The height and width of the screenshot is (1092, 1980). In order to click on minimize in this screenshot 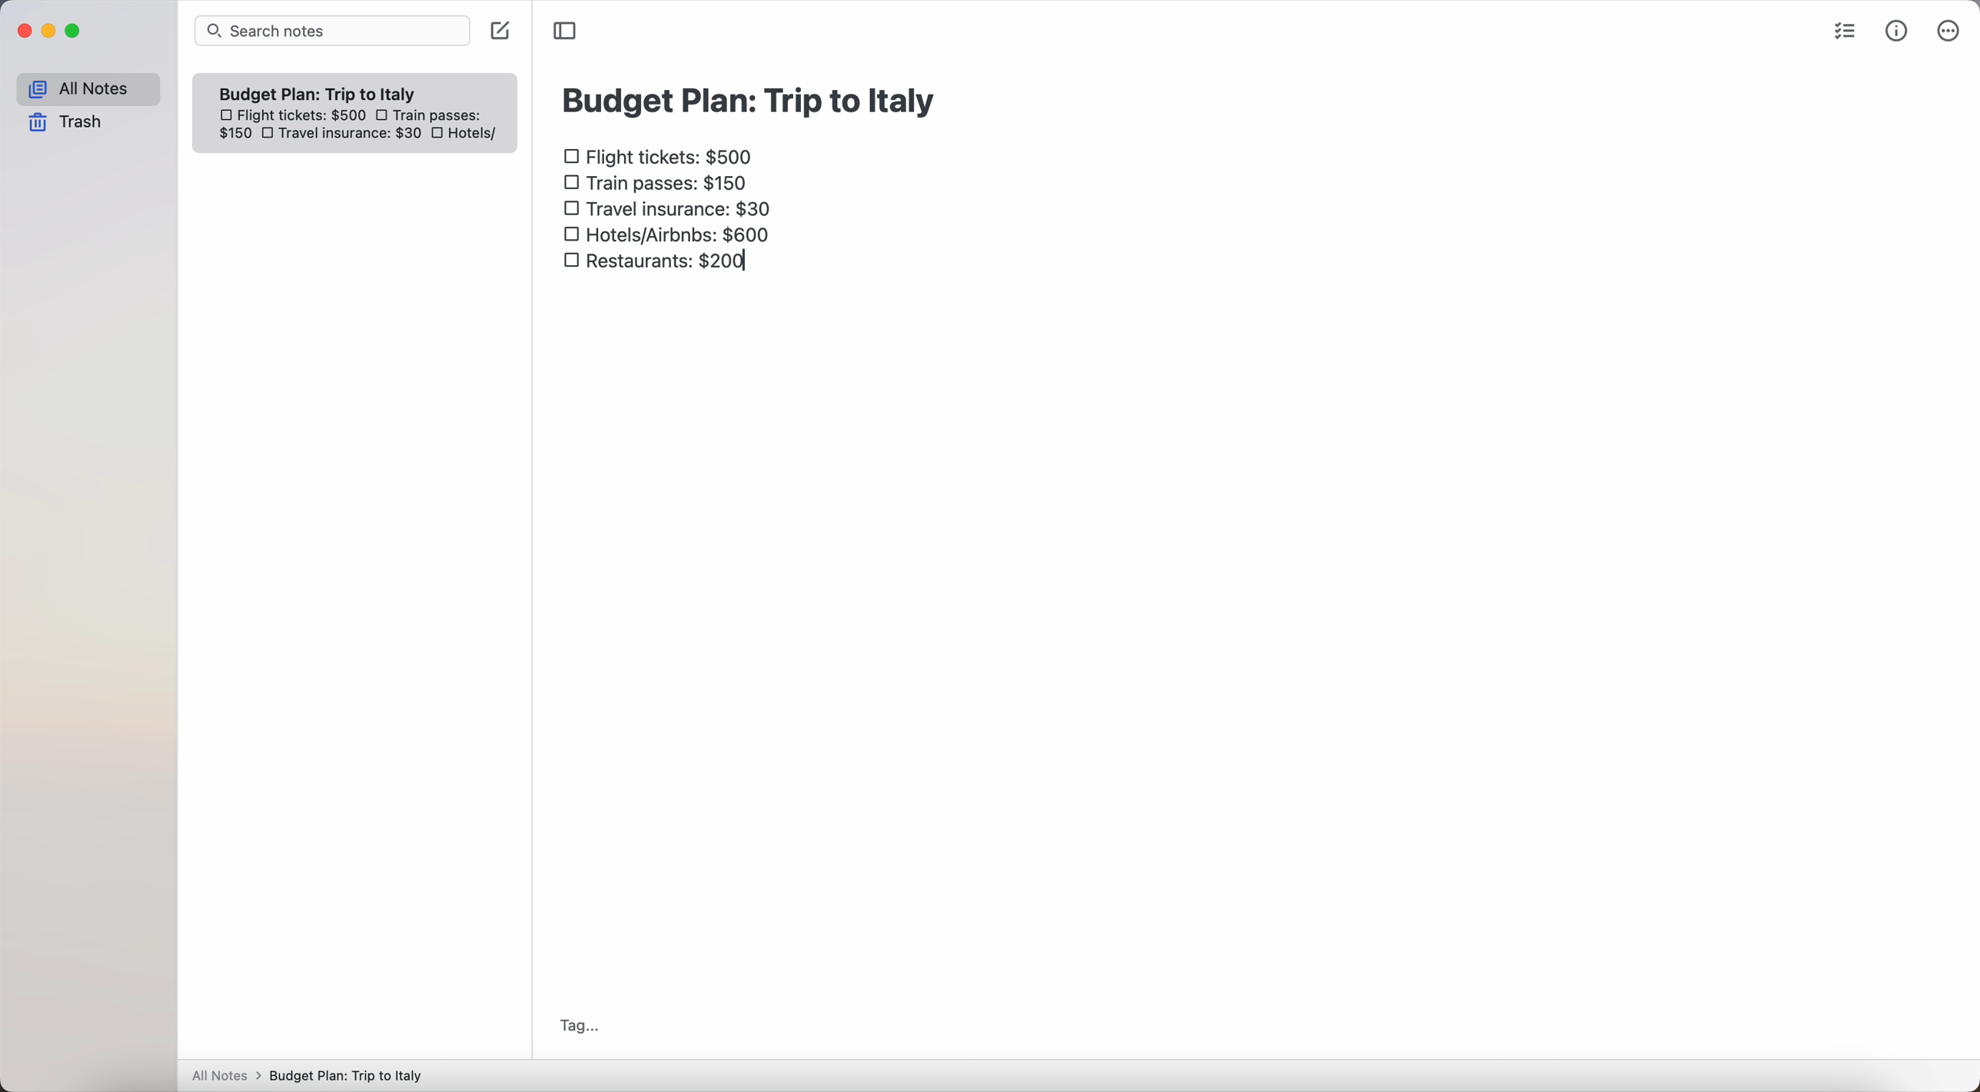, I will do `click(53, 32)`.